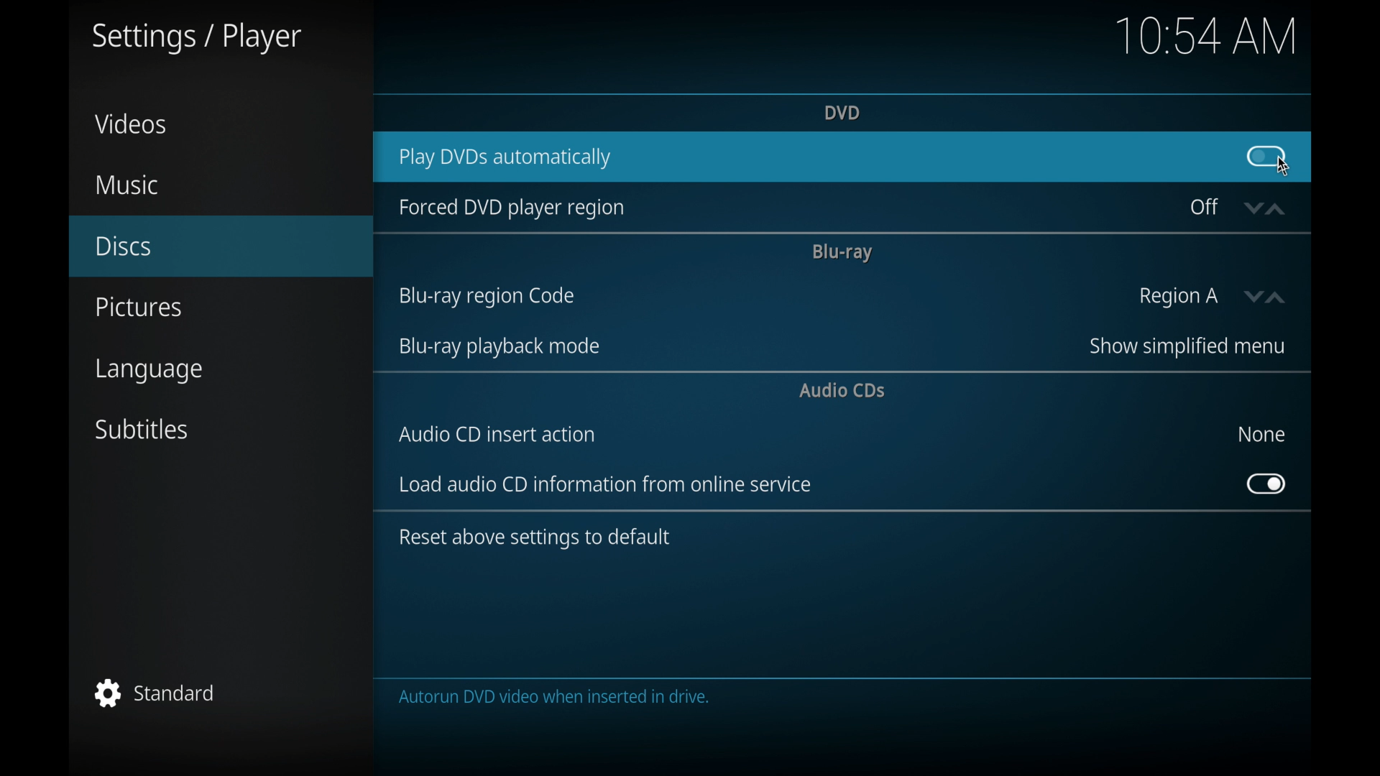 Image resolution: width=1380 pixels, height=776 pixels. I want to click on off, so click(1205, 207).